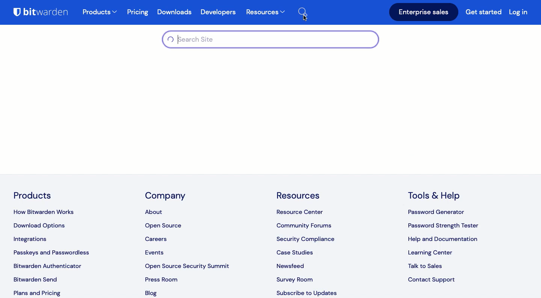 The height and width of the screenshot is (298, 541). I want to click on tools and help, so click(437, 196).